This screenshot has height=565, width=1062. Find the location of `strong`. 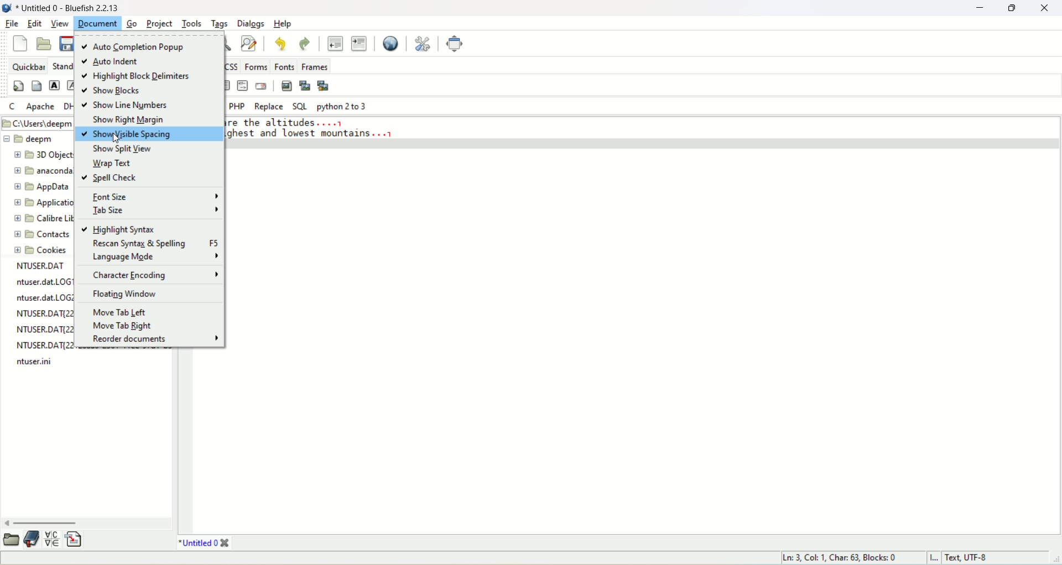

strong is located at coordinates (55, 85).